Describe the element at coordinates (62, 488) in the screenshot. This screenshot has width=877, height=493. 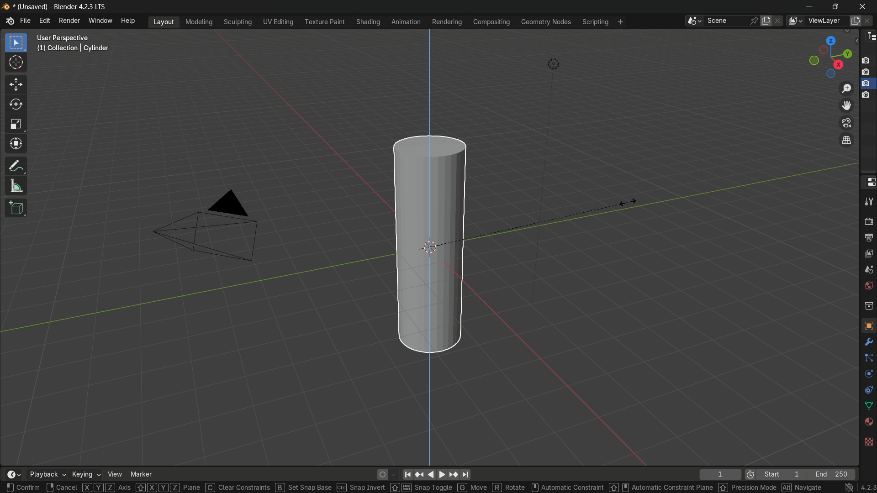
I see `right click to cancel` at that location.